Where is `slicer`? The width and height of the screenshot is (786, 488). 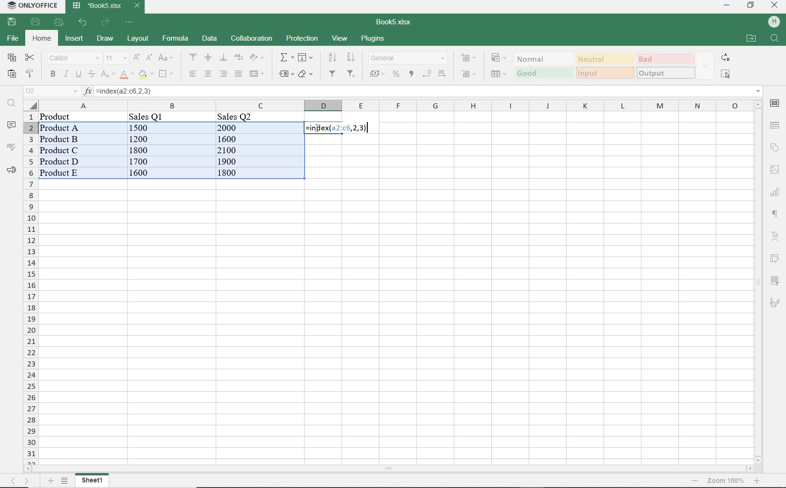 slicer is located at coordinates (775, 280).